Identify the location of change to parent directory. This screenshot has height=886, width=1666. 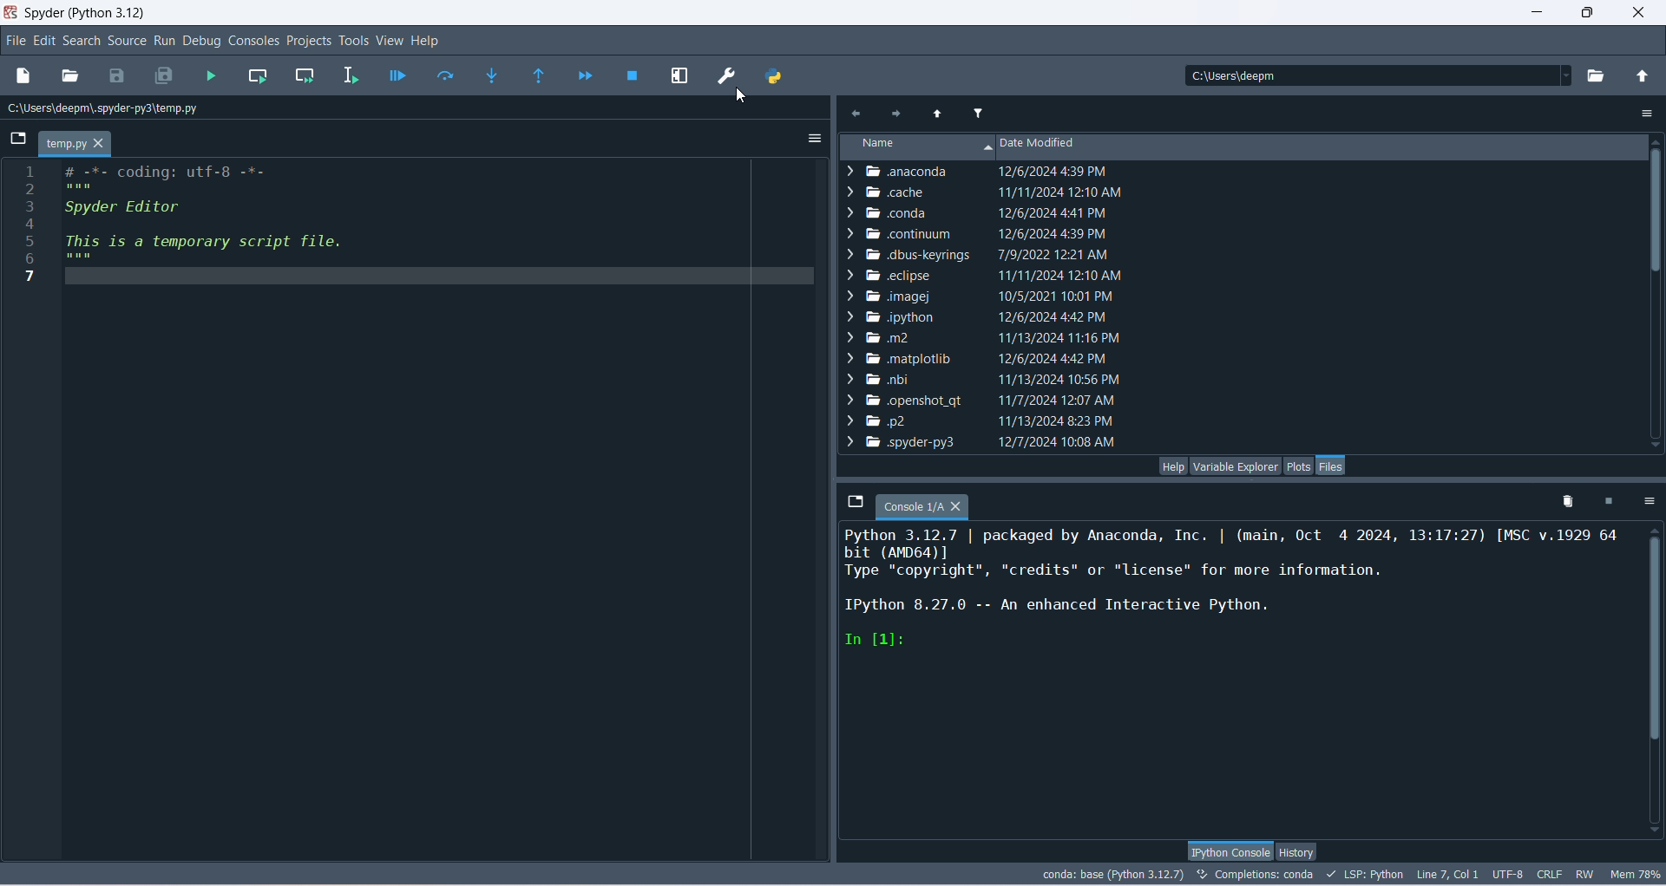
(1643, 78).